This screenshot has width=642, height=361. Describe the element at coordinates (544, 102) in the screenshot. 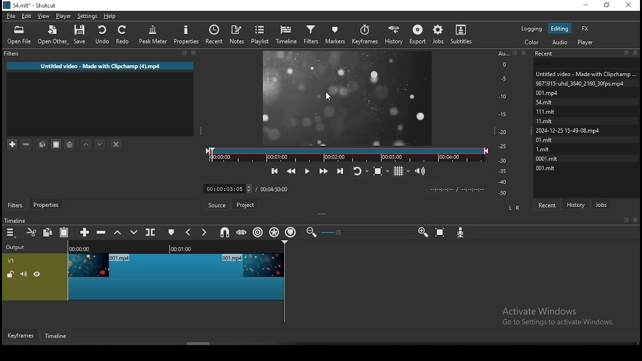

I see `files` at that location.